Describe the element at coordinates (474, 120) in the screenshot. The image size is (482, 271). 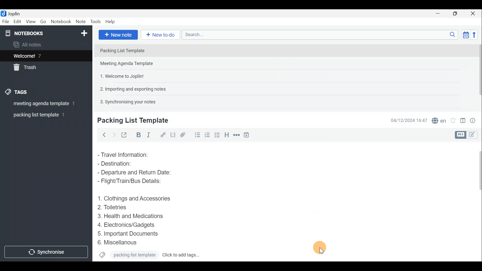
I see `Note properties` at that location.